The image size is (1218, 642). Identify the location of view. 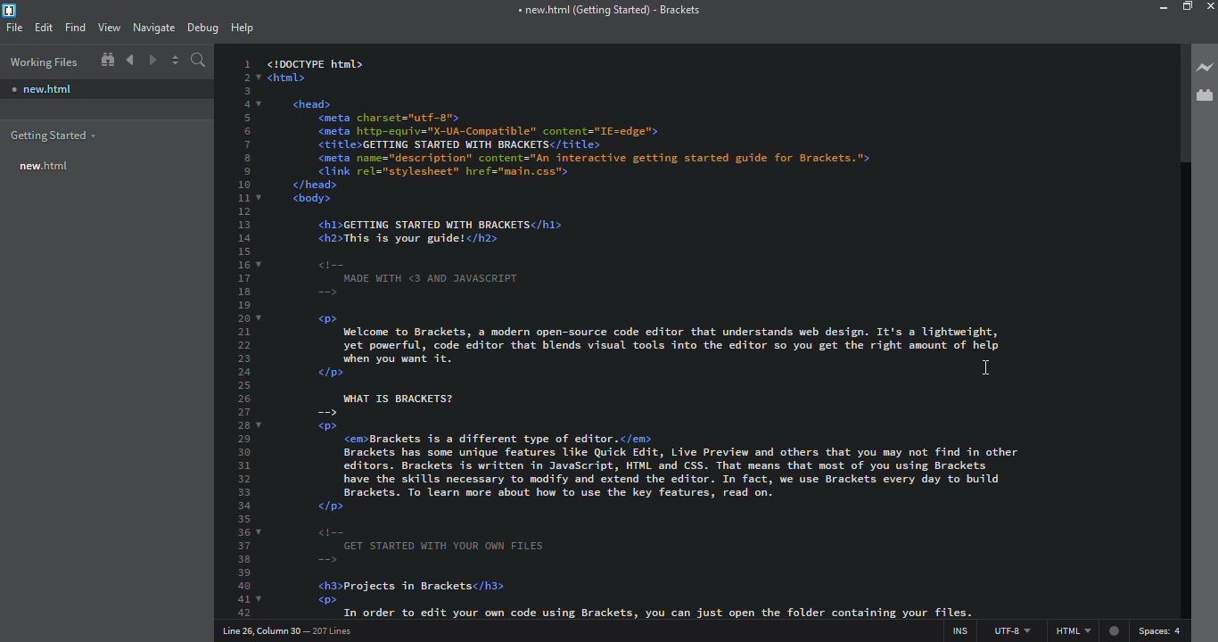
(109, 27).